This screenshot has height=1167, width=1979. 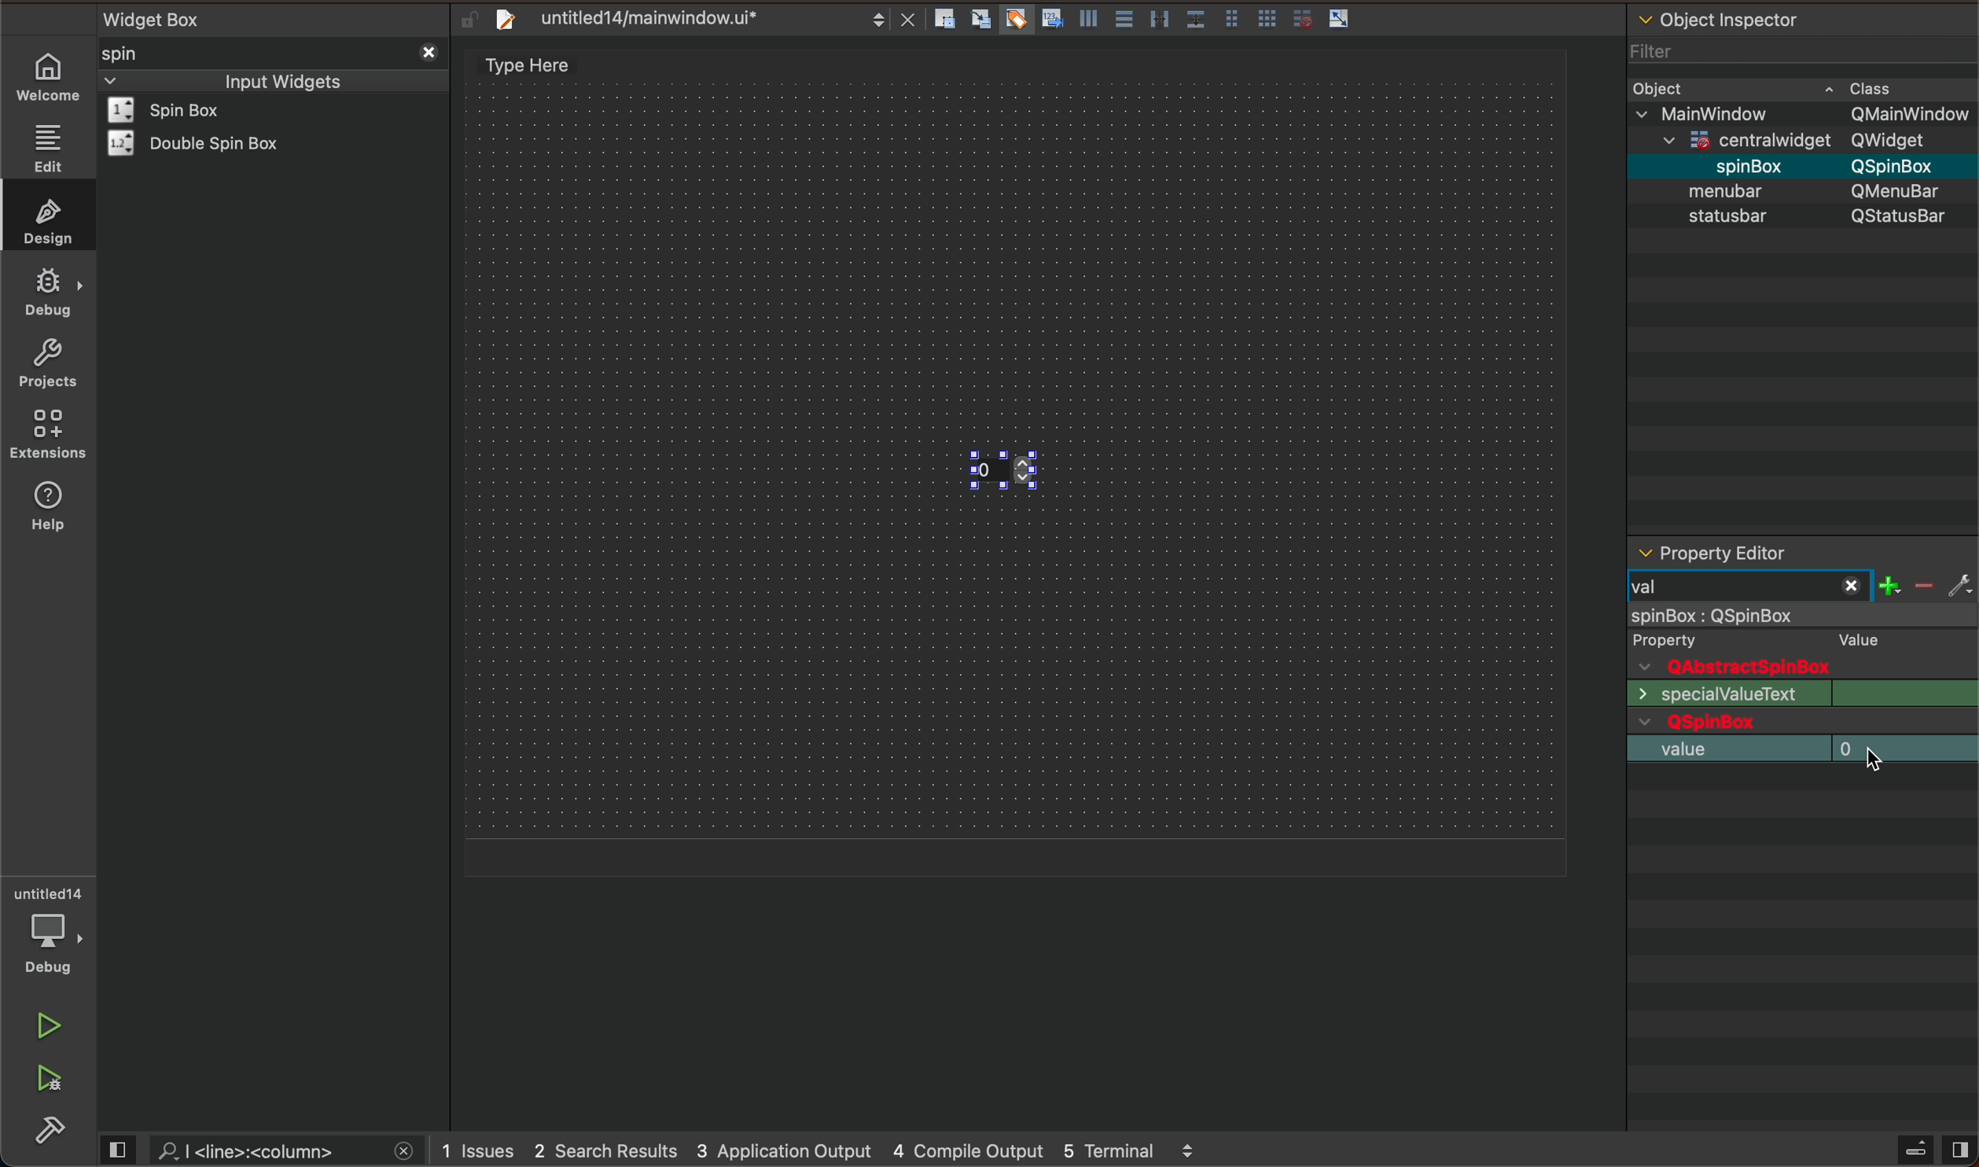 What do you see at coordinates (1901, 218) in the screenshot?
I see `text` at bounding box center [1901, 218].